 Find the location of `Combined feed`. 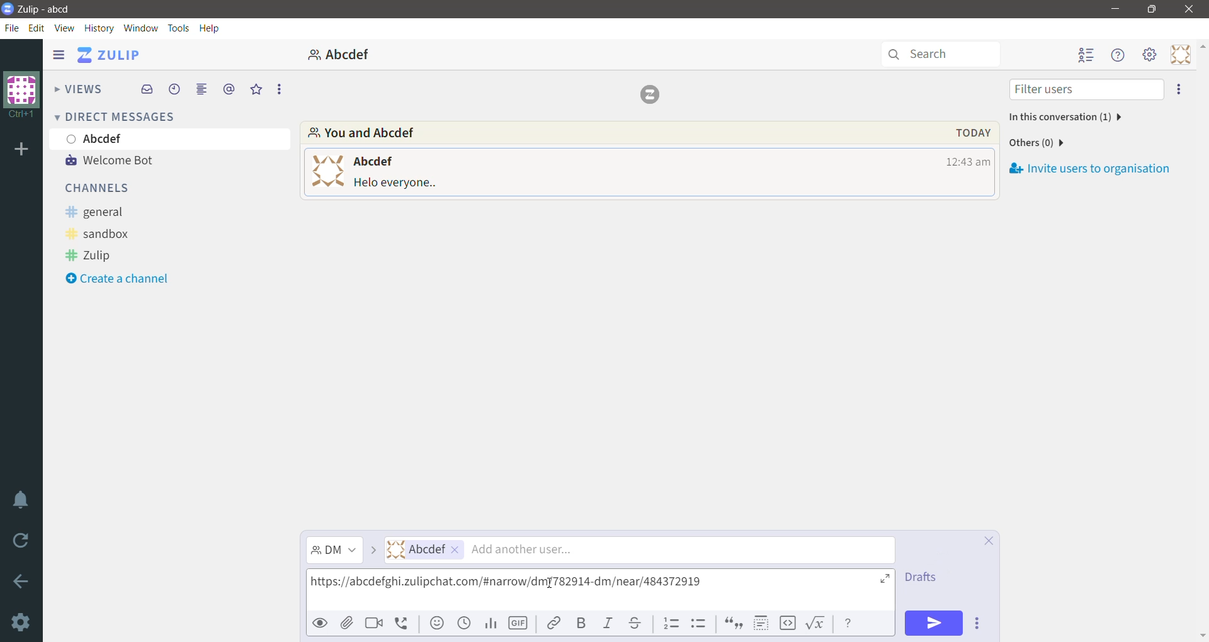

Combined feed is located at coordinates (201, 89).